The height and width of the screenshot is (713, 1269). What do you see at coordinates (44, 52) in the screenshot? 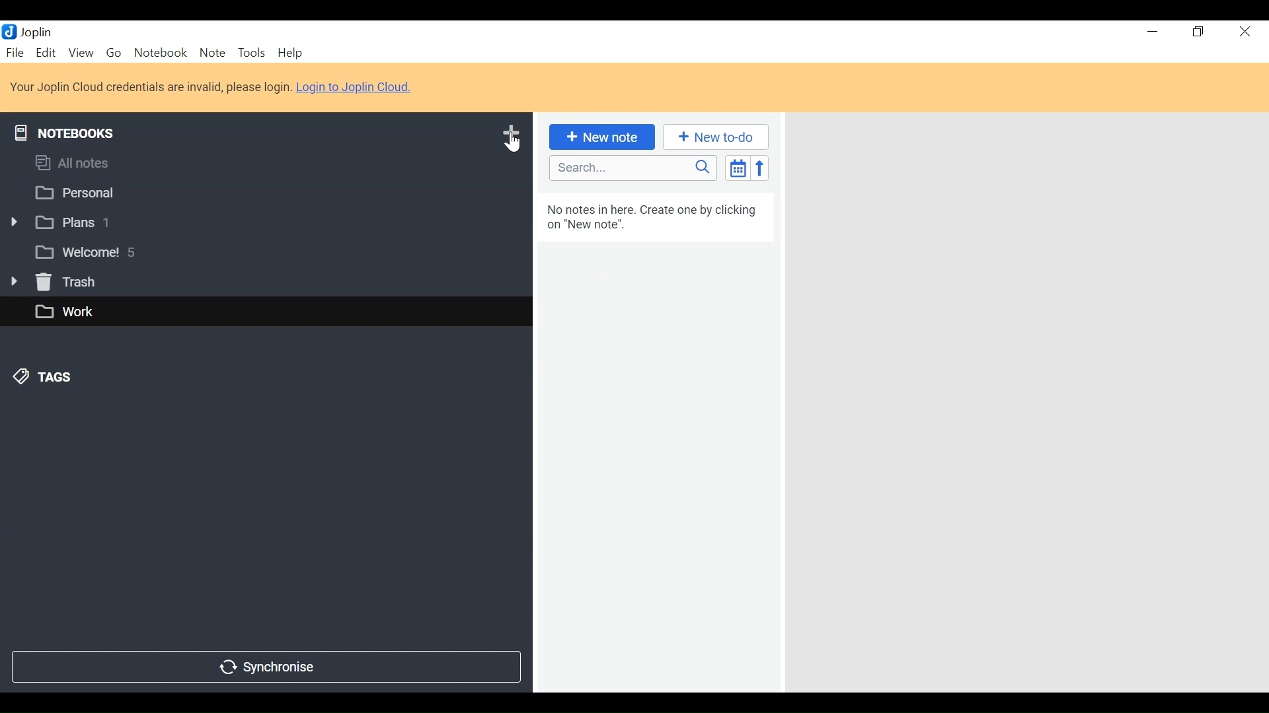
I see `Edit` at bounding box center [44, 52].